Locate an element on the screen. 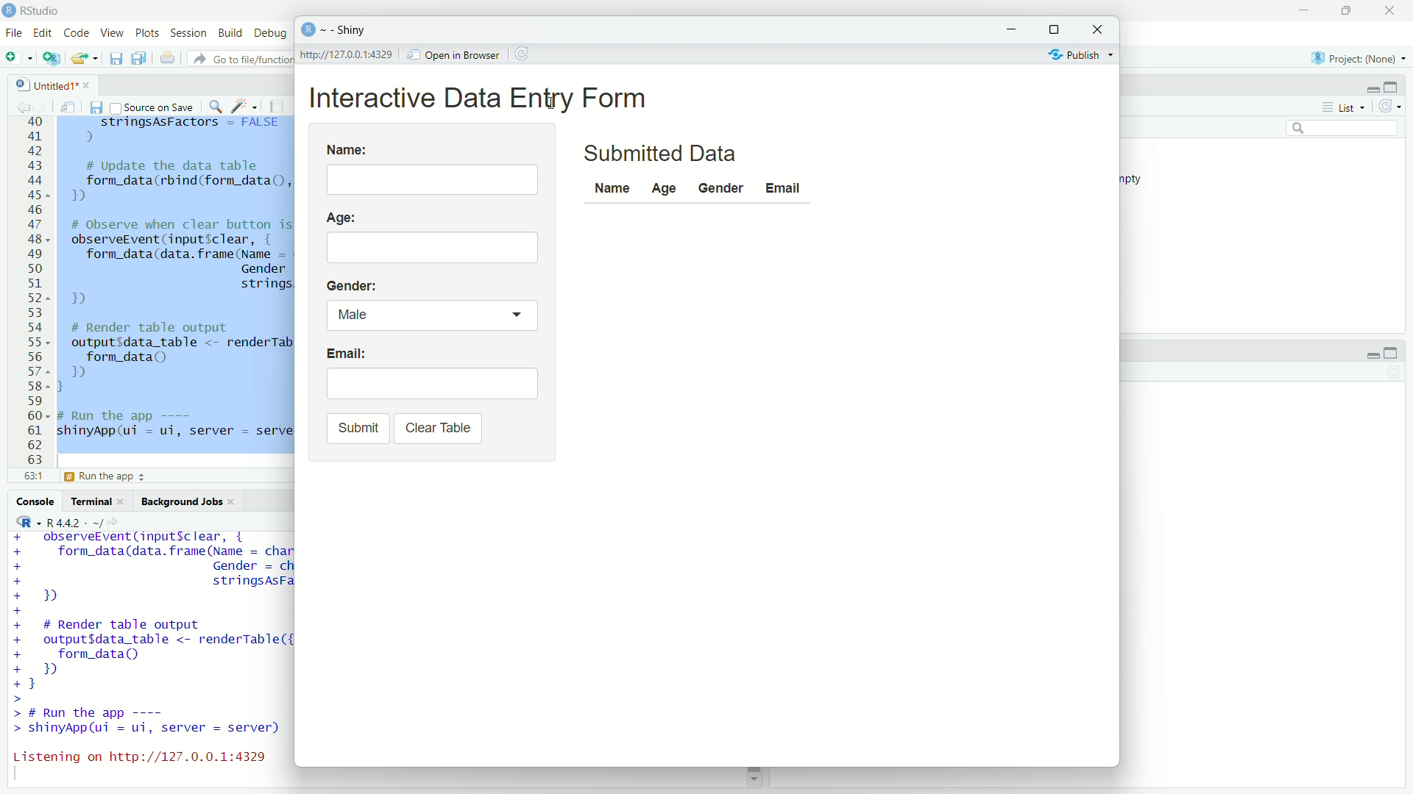  minimize is located at coordinates (1368, 88).